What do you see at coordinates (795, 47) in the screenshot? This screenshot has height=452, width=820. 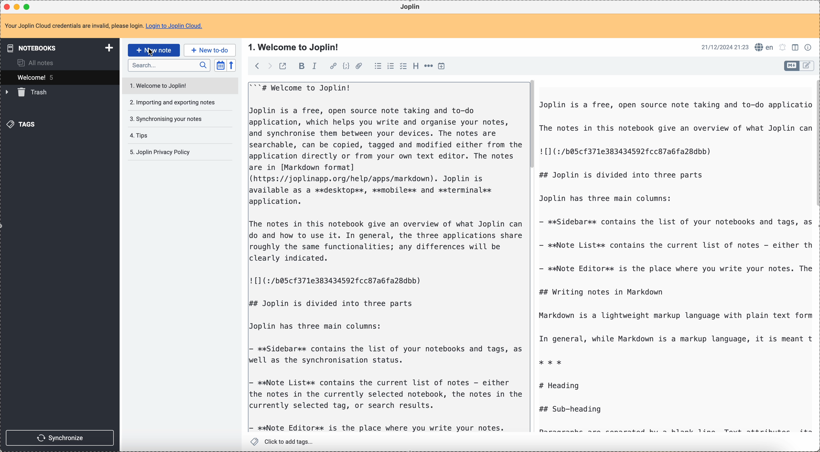 I see `toggle edit layout` at bounding box center [795, 47].